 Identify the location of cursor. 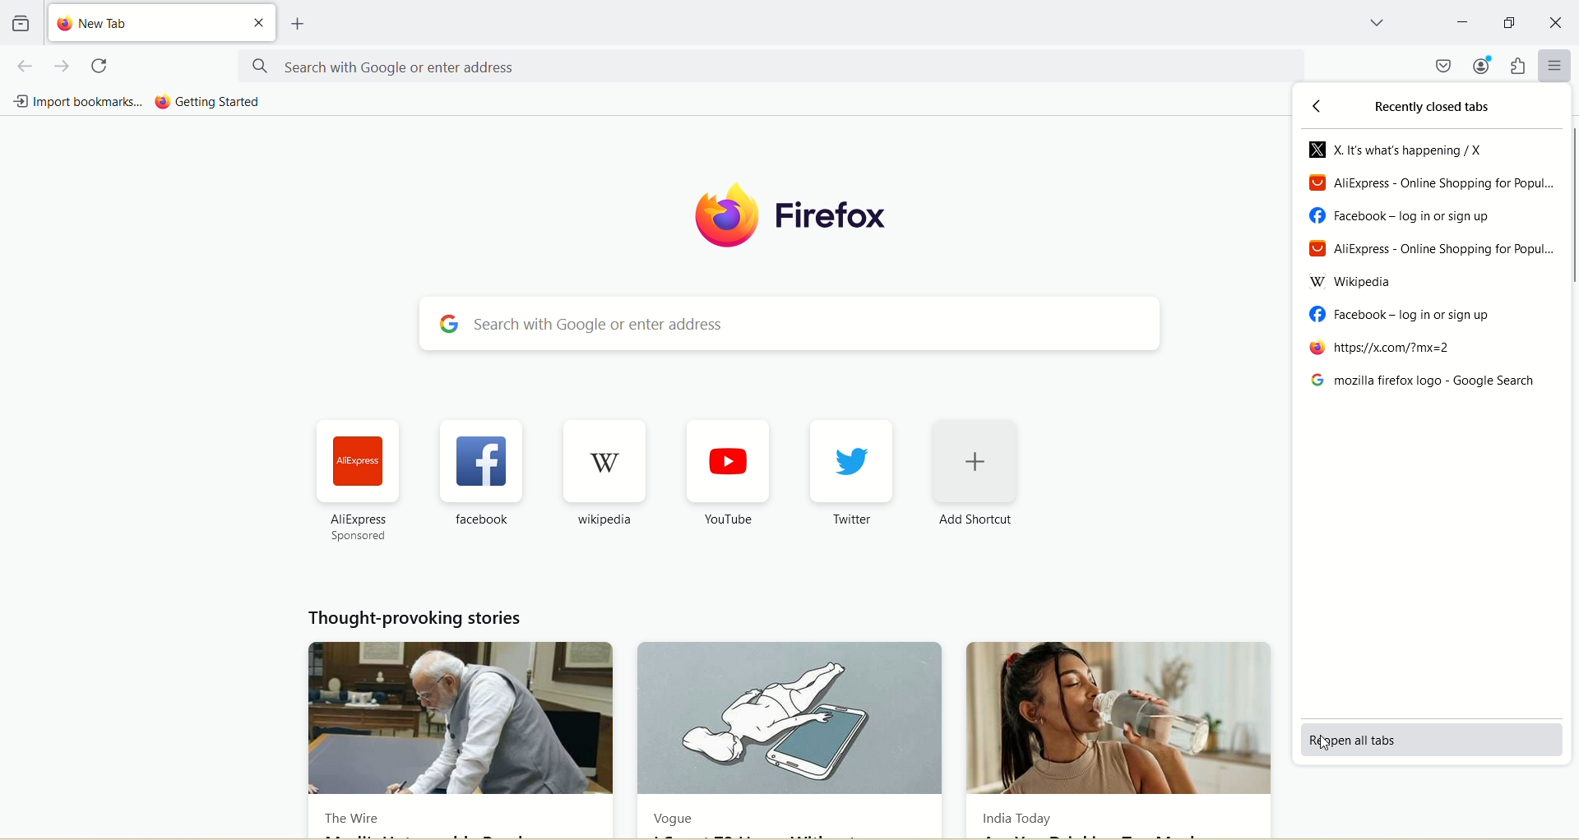
(1329, 743).